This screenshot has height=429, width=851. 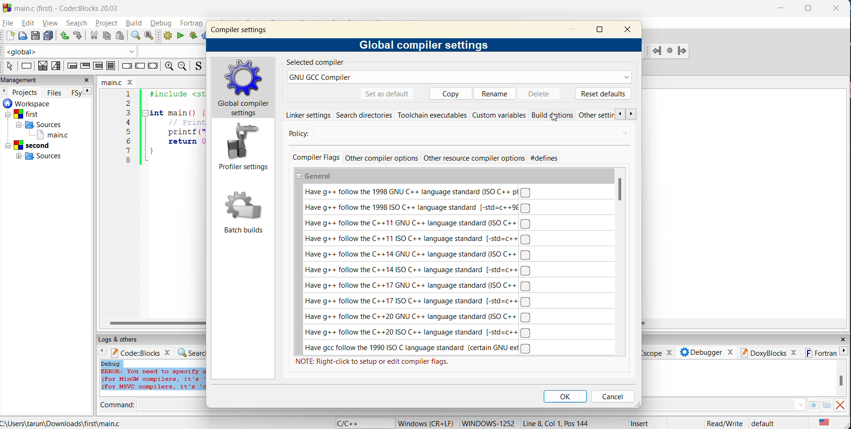 I want to click on maximize, so click(x=808, y=8).